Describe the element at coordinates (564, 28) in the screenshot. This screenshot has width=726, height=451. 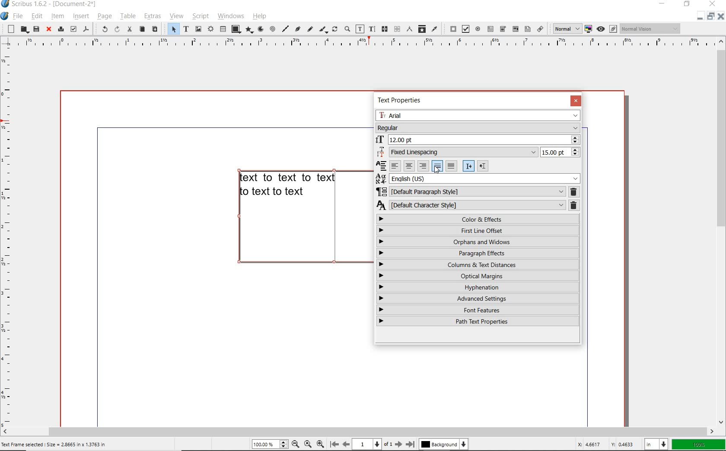
I see `select image preview quality` at that location.